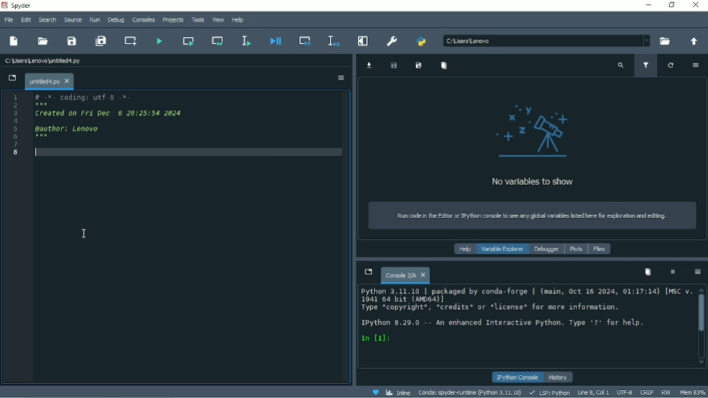 This screenshot has height=398, width=708. Describe the element at coordinates (670, 271) in the screenshot. I see `Interrupt kernel` at that location.